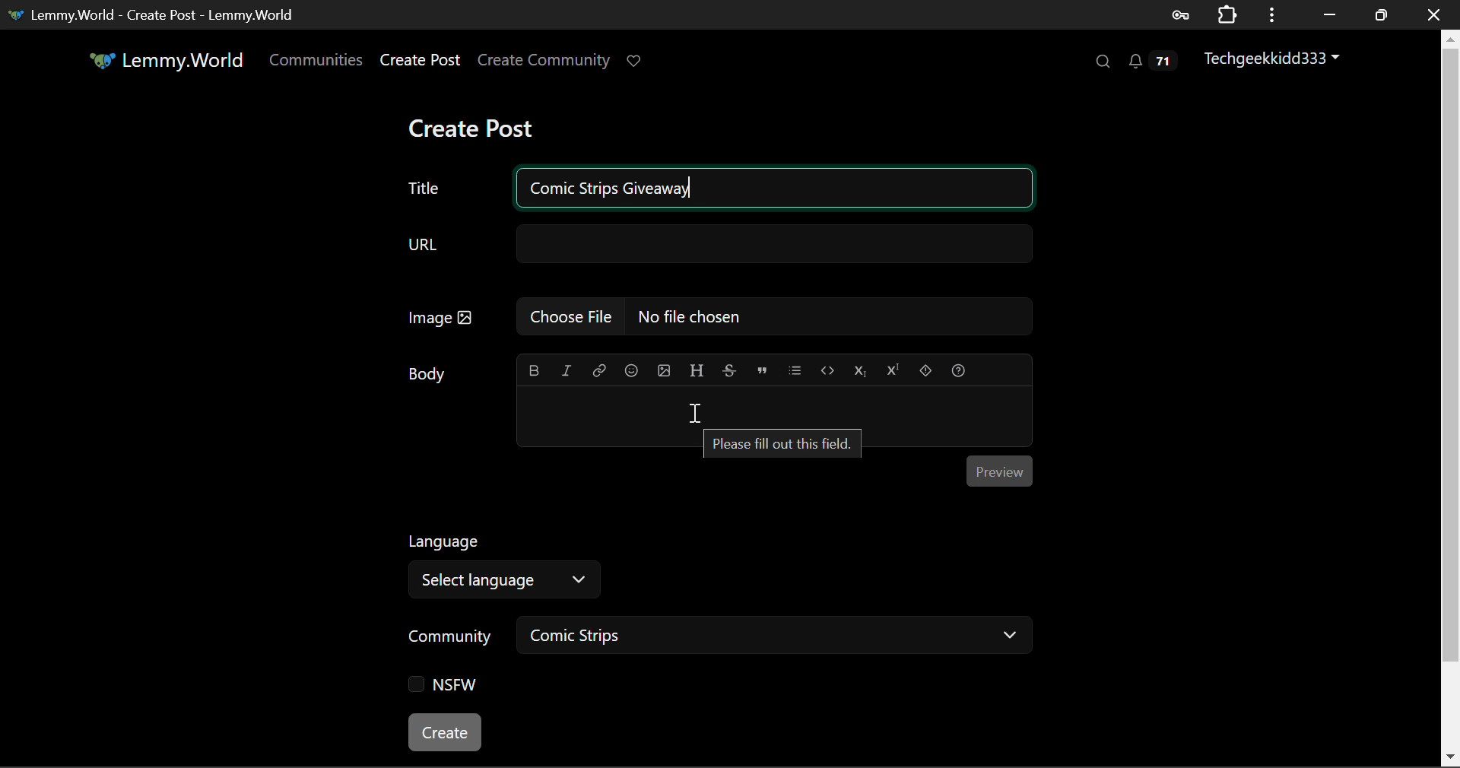 The image size is (1460, 768). Describe the element at coordinates (419, 61) in the screenshot. I see `Create Post` at that location.